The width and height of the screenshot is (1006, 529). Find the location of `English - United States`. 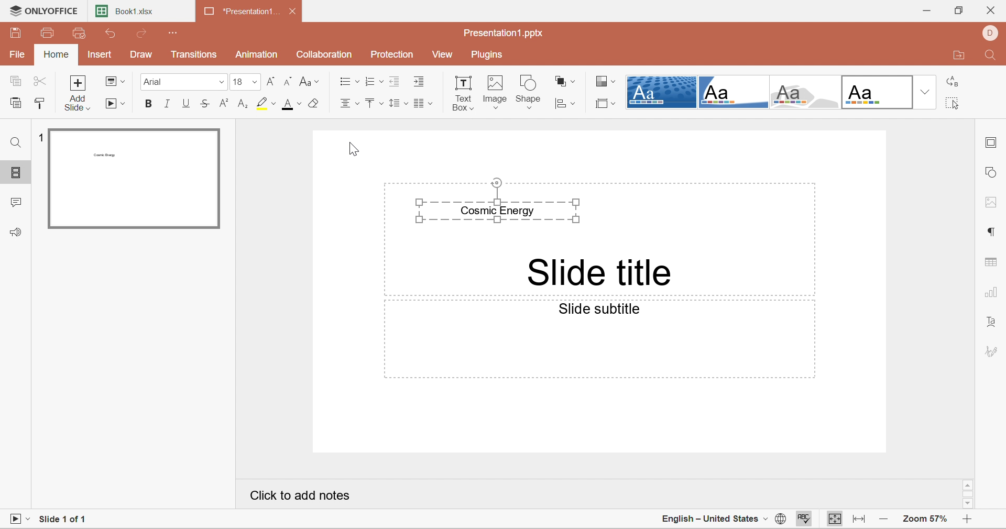

English - United States is located at coordinates (709, 519).